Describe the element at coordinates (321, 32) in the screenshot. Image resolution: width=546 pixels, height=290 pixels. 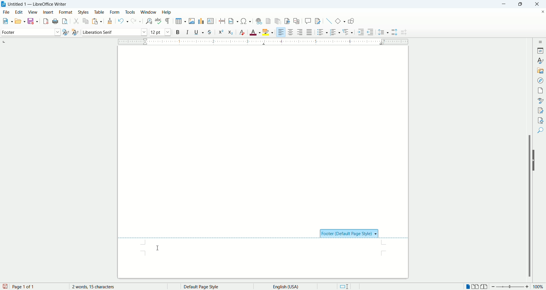
I see `unordered list` at that location.